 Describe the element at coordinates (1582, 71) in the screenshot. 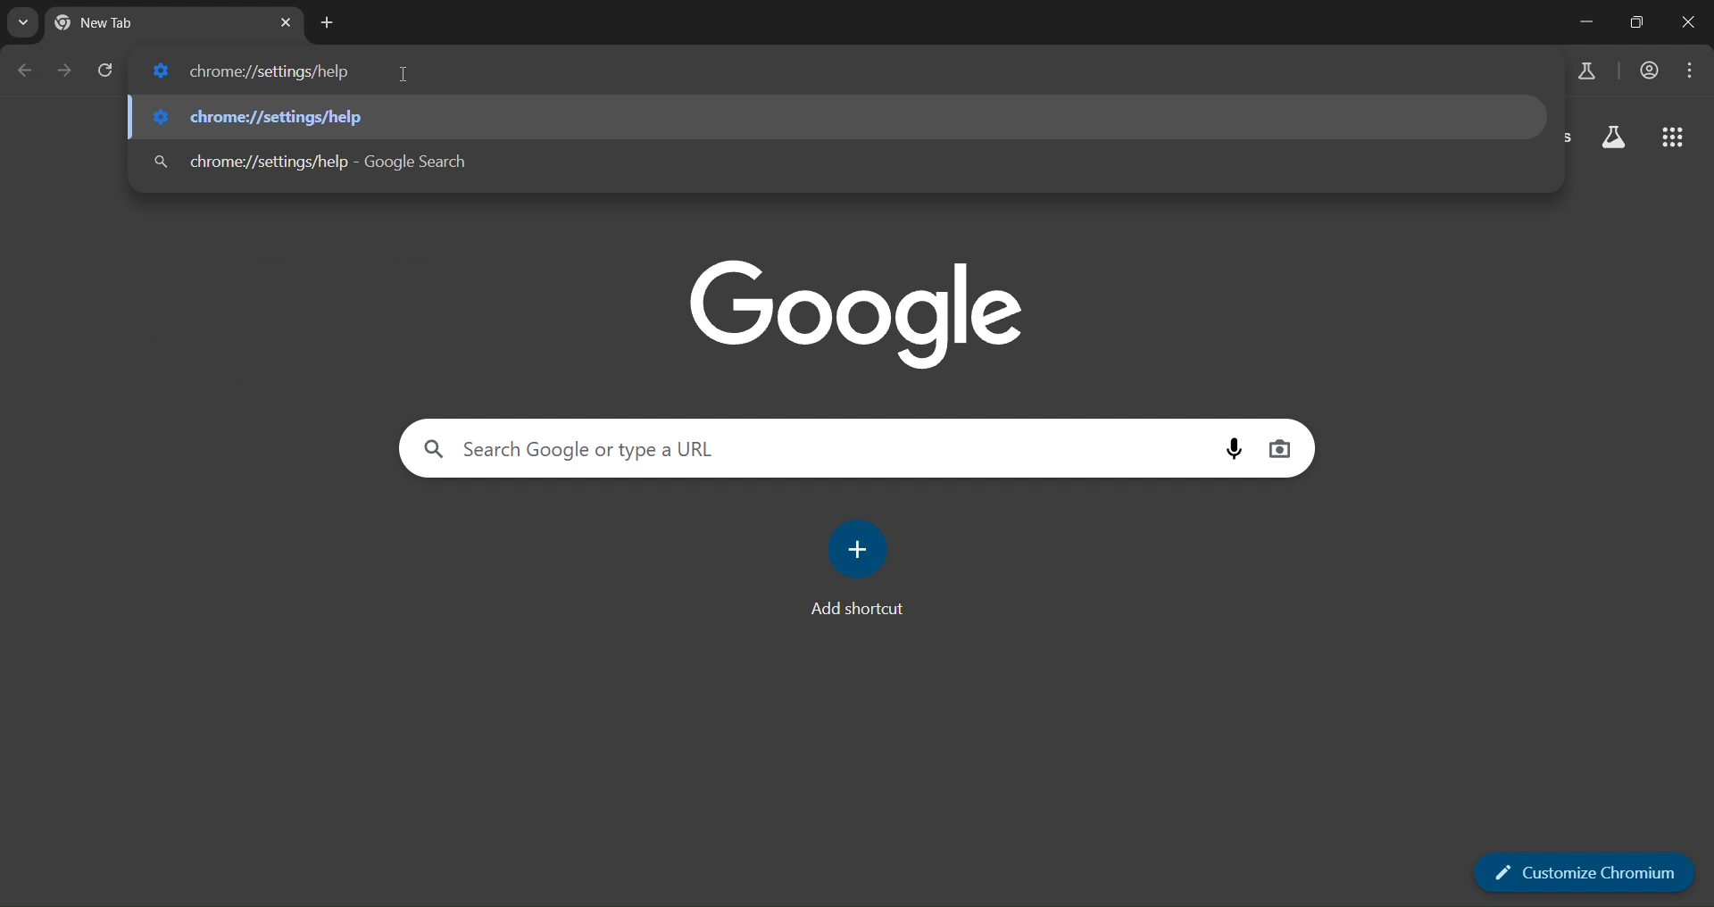

I see `search labs` at that location.